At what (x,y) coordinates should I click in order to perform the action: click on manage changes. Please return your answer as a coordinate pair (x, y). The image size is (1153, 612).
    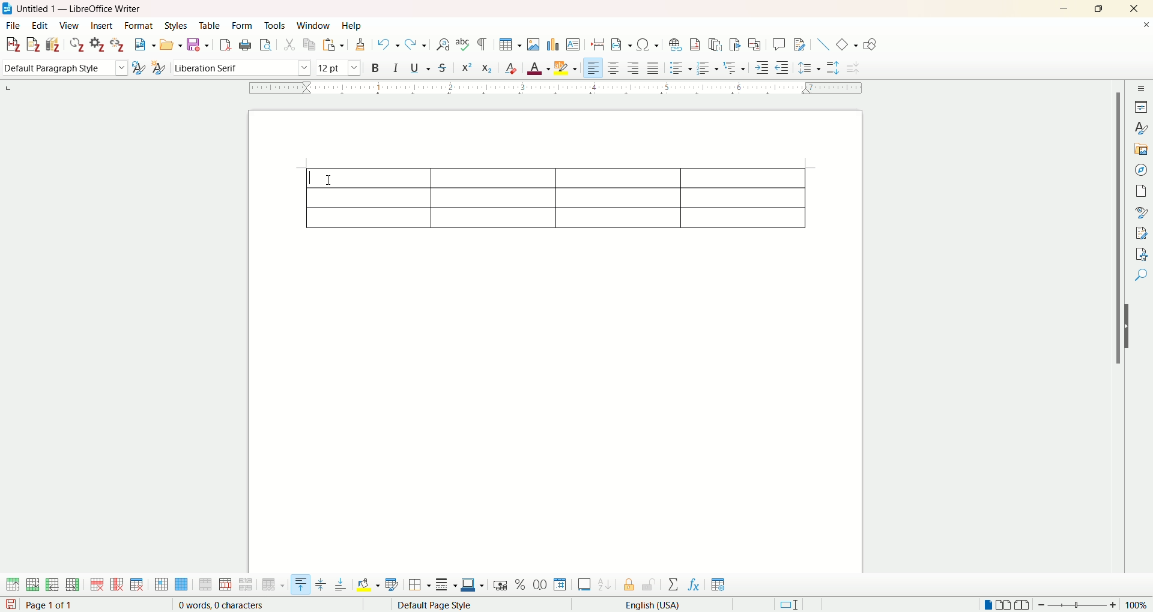
    Looking at the image, I should click on (1140, 233).